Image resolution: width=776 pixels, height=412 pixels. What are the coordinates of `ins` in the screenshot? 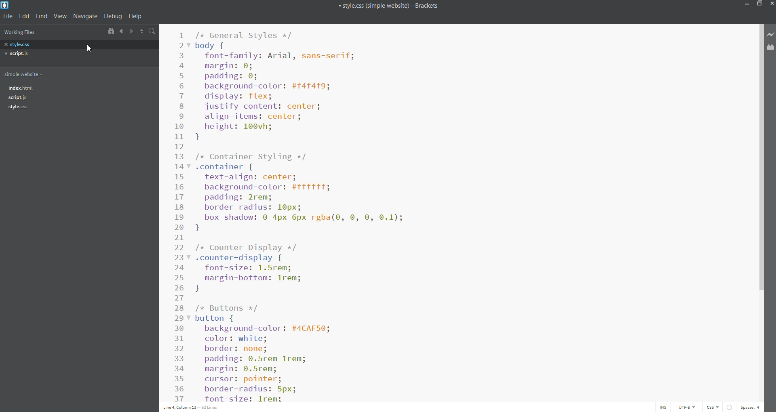 It's located at (664, 407).